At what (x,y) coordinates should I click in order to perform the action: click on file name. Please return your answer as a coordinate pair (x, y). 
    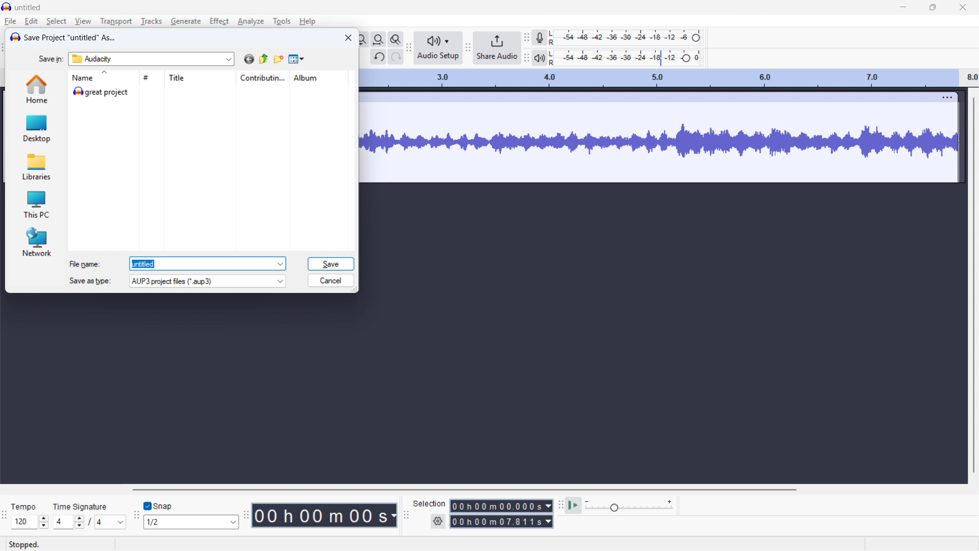
    Looking at the image, I should click on (208, 264).